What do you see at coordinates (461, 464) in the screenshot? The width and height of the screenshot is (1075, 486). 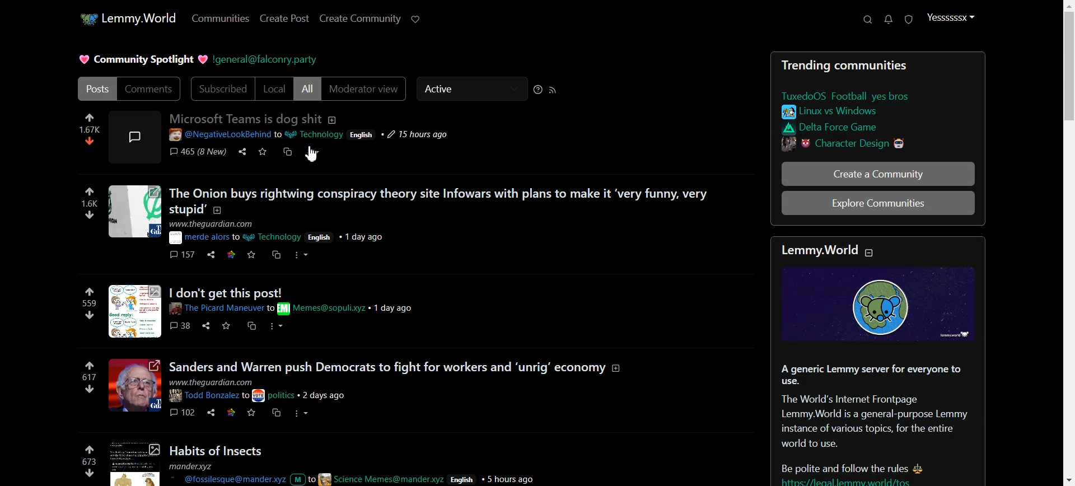 I see `Posts` at bounding box center [461, 464].